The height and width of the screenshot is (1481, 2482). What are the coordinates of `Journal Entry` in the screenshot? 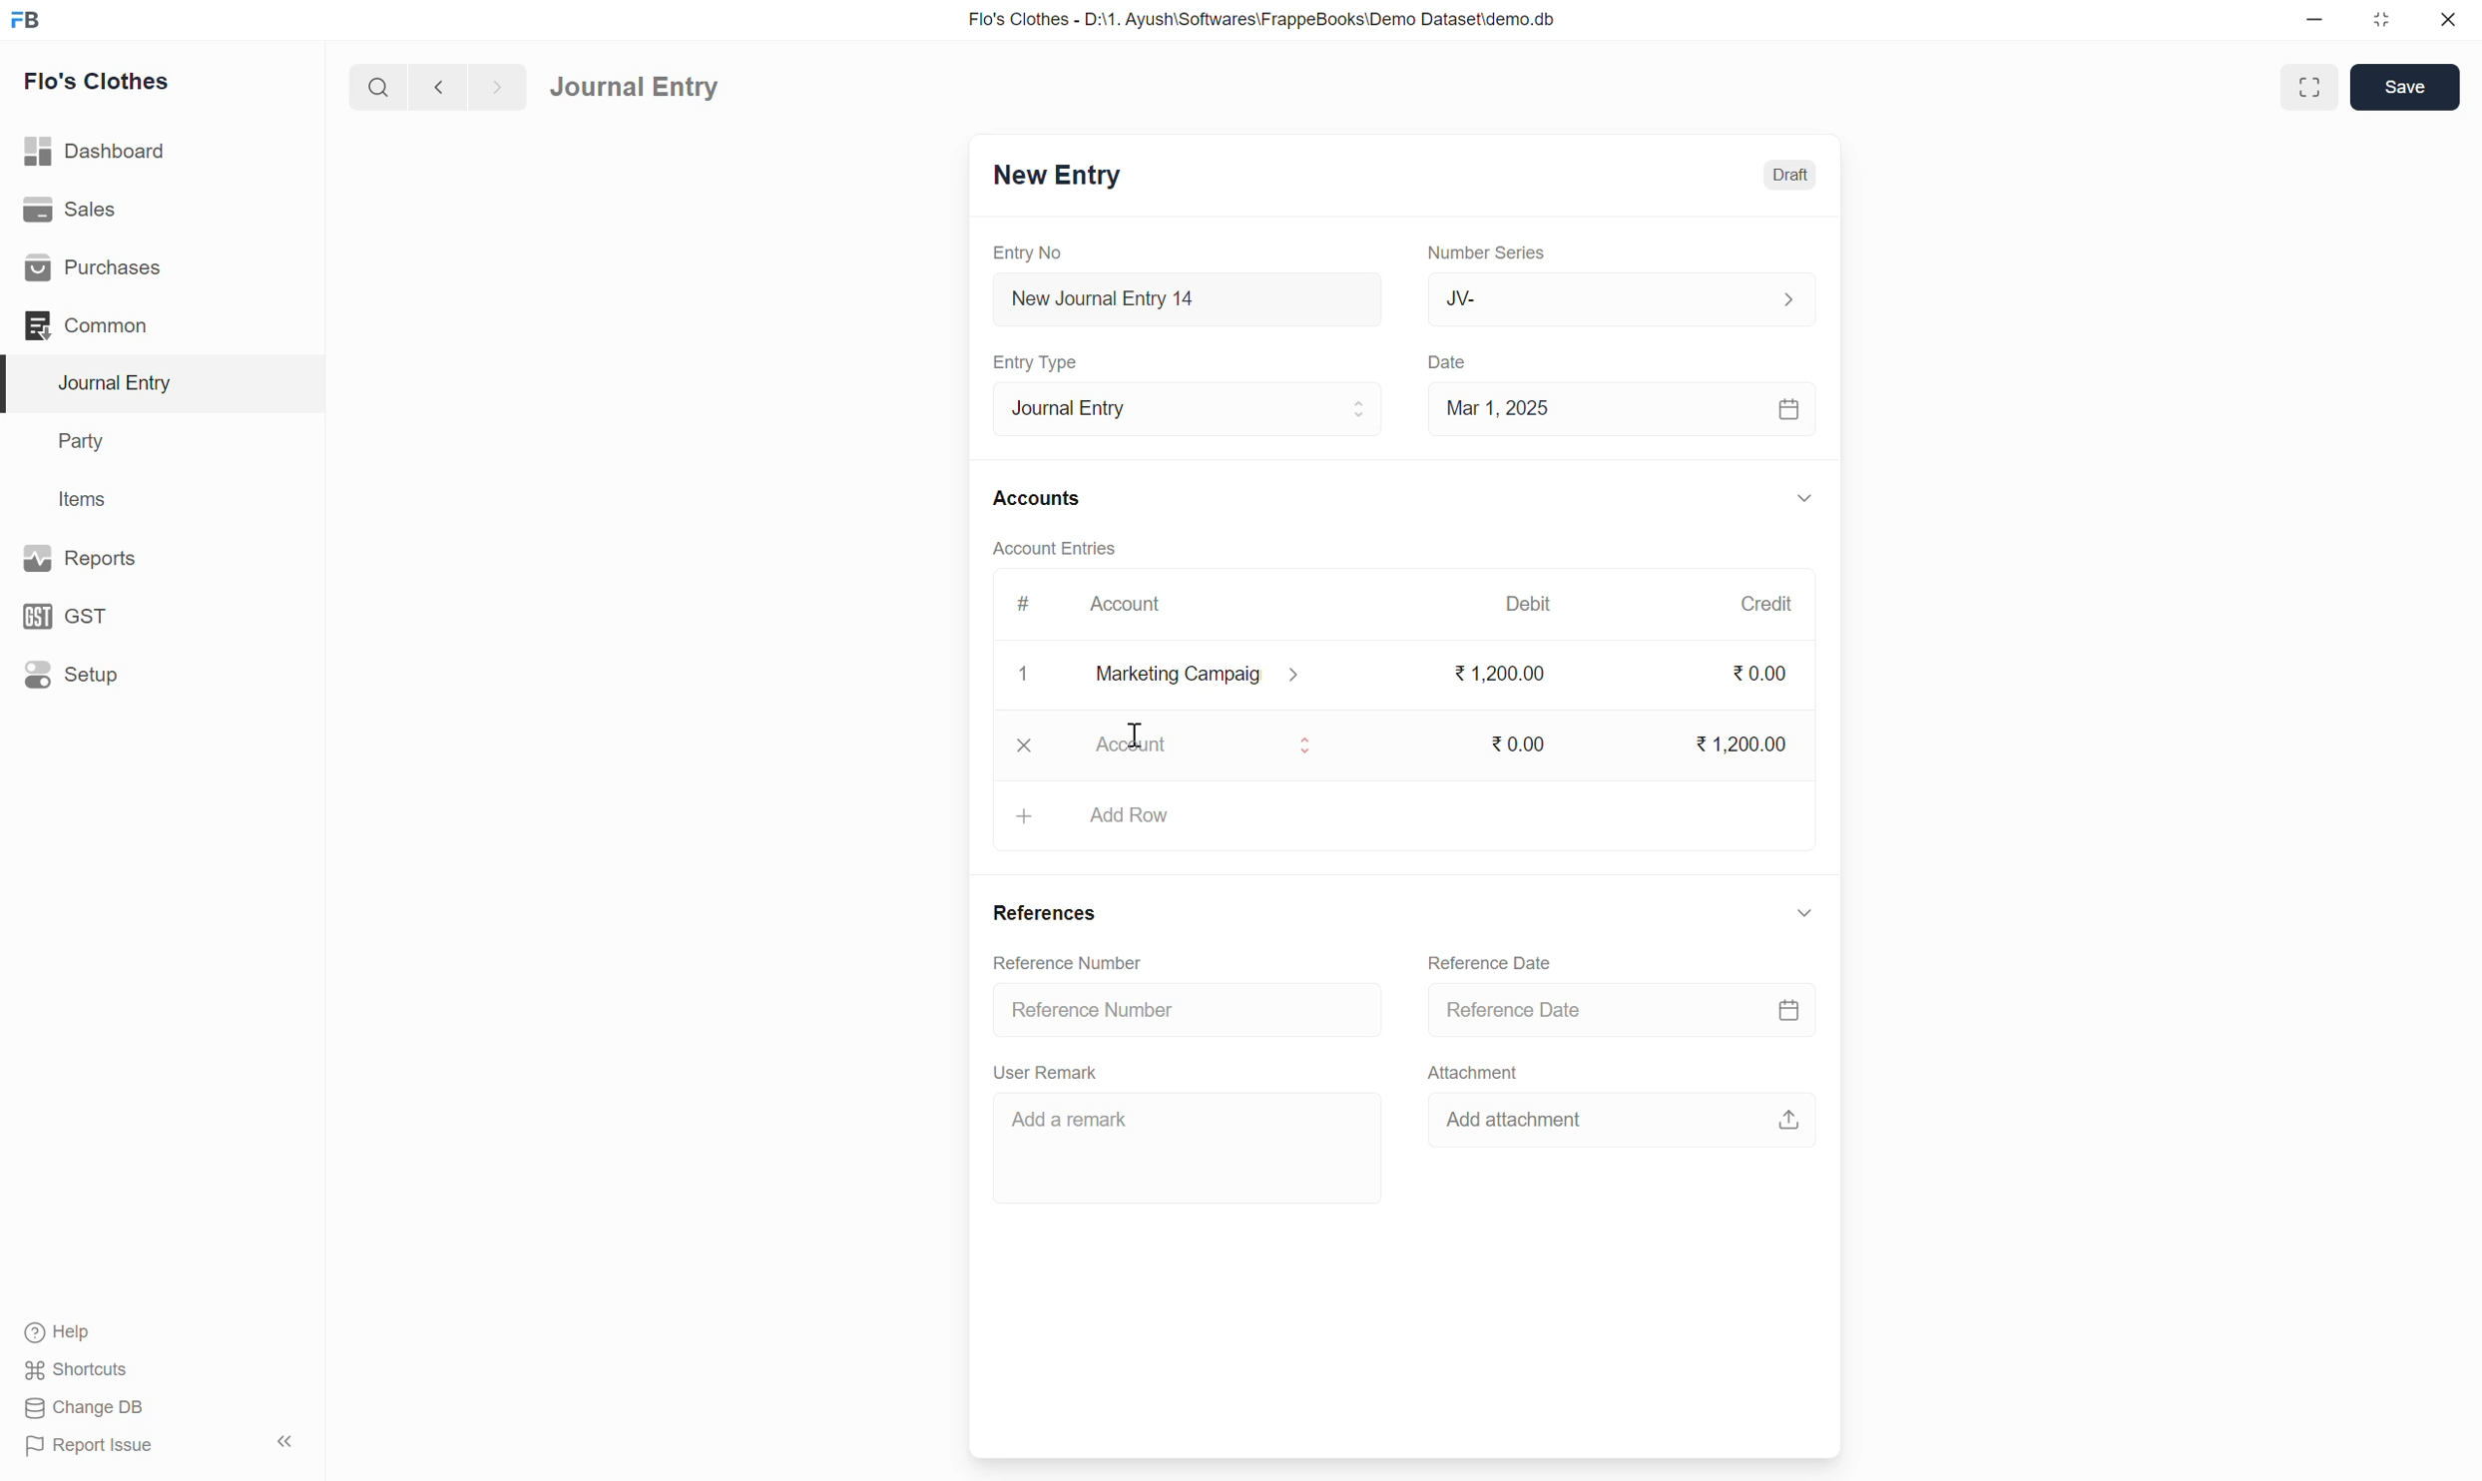 It's located at (123, 382).